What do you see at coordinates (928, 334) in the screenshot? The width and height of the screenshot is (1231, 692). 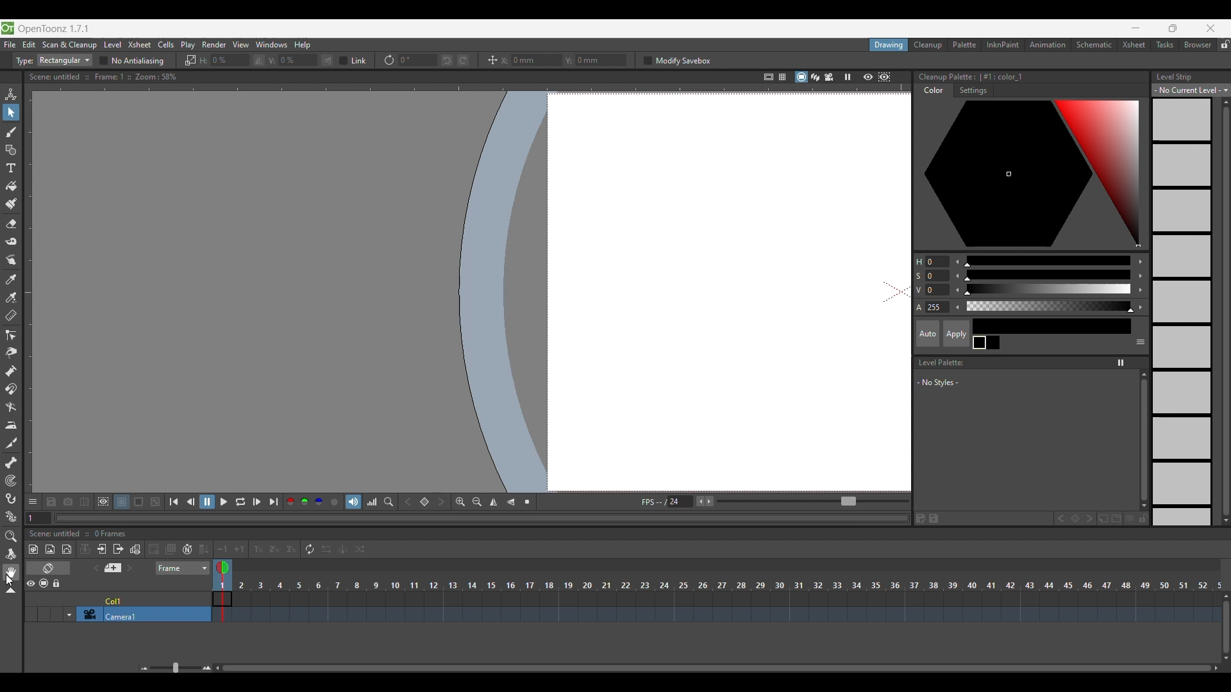 I see `Auto` at bounding box center [928, 334].